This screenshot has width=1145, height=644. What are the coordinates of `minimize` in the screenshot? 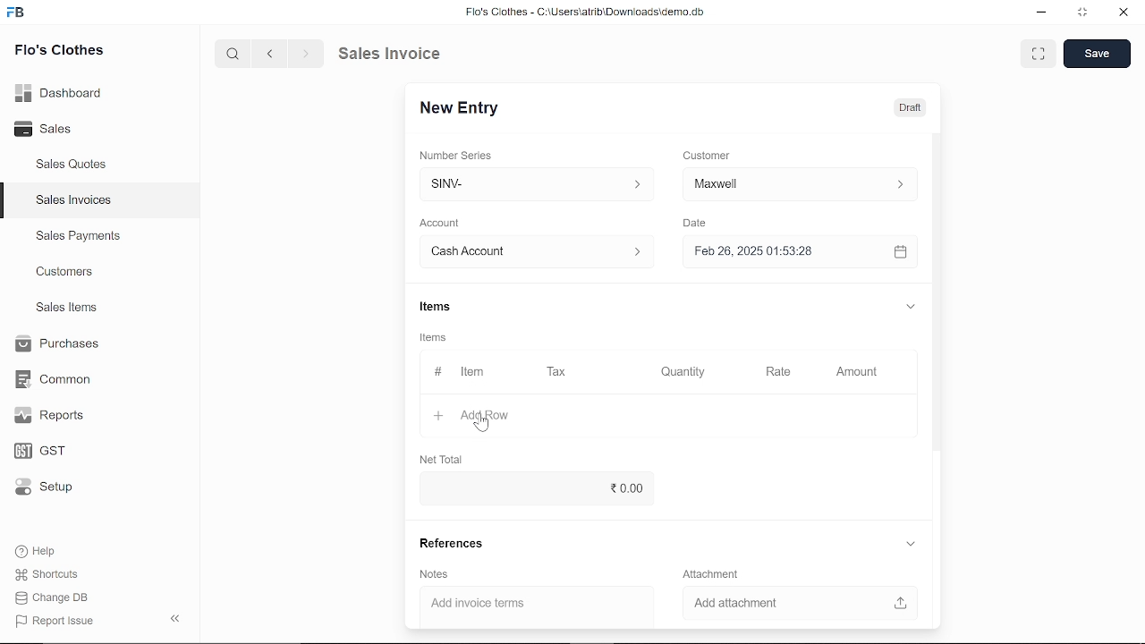 It's located at (1043, 14).